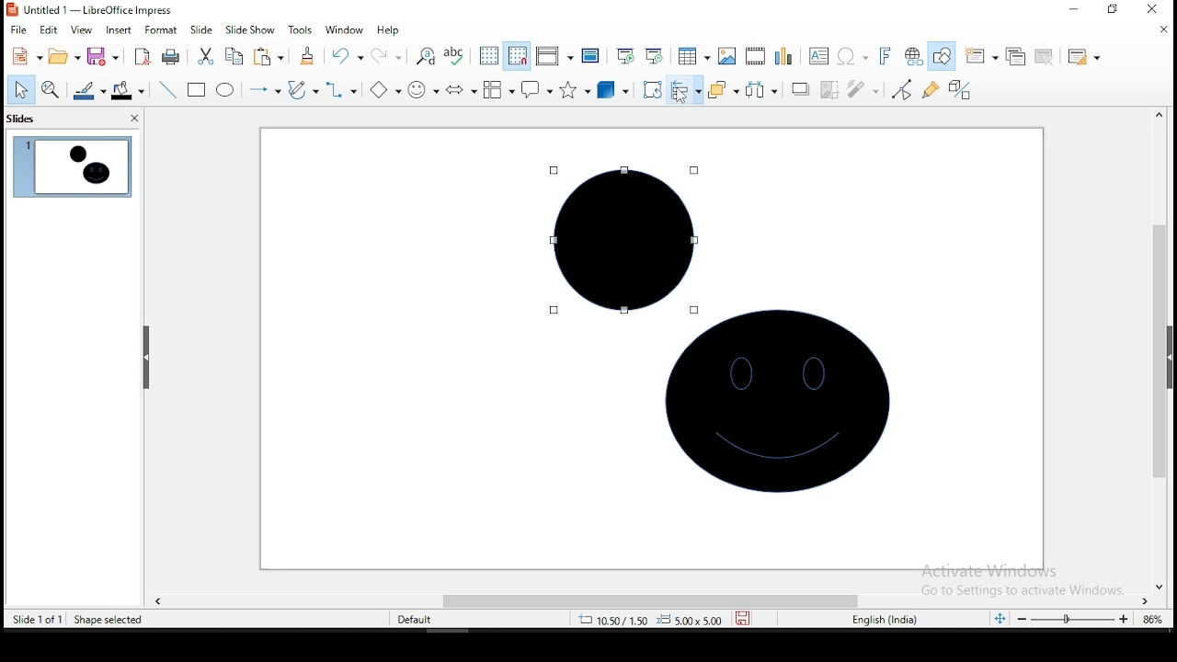  What do you see at coordinates (224, 89) in the screenshot?
I see `ellipse` at bounding box center [224, 89].